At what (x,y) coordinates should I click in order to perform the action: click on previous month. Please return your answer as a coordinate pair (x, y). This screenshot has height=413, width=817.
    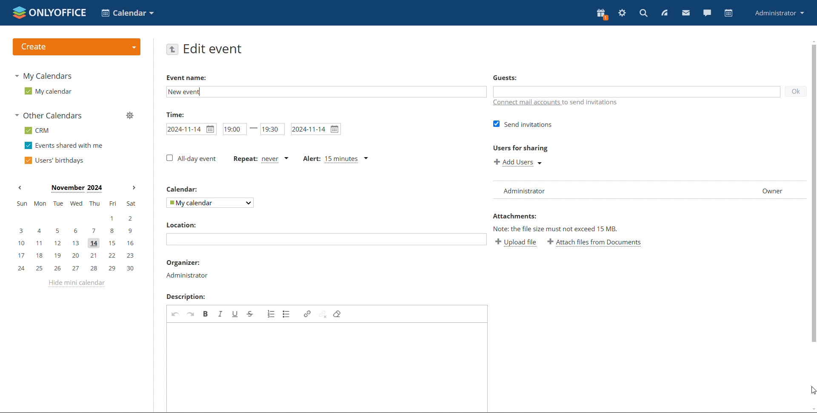
    Looking at the image, I should click on (20, 188).